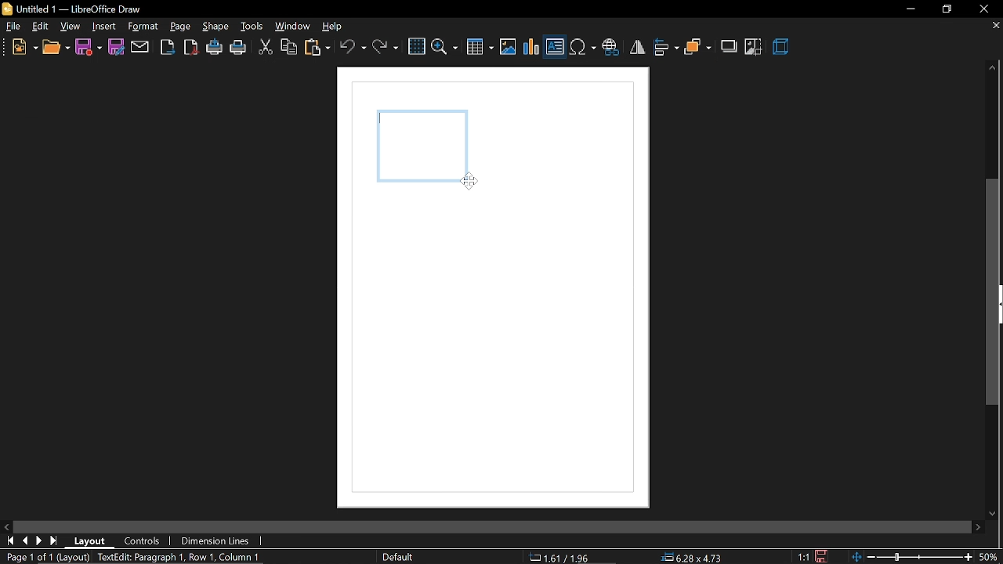 The height and width of the screenshot is (564, 1003). What do you see at coordinates (56, 49) in the screenshot?
I see `open` at bounding box center [56, 49].